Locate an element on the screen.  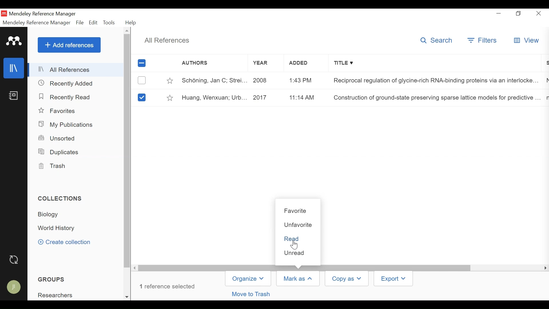
Close is located at coordinates (538, 14).